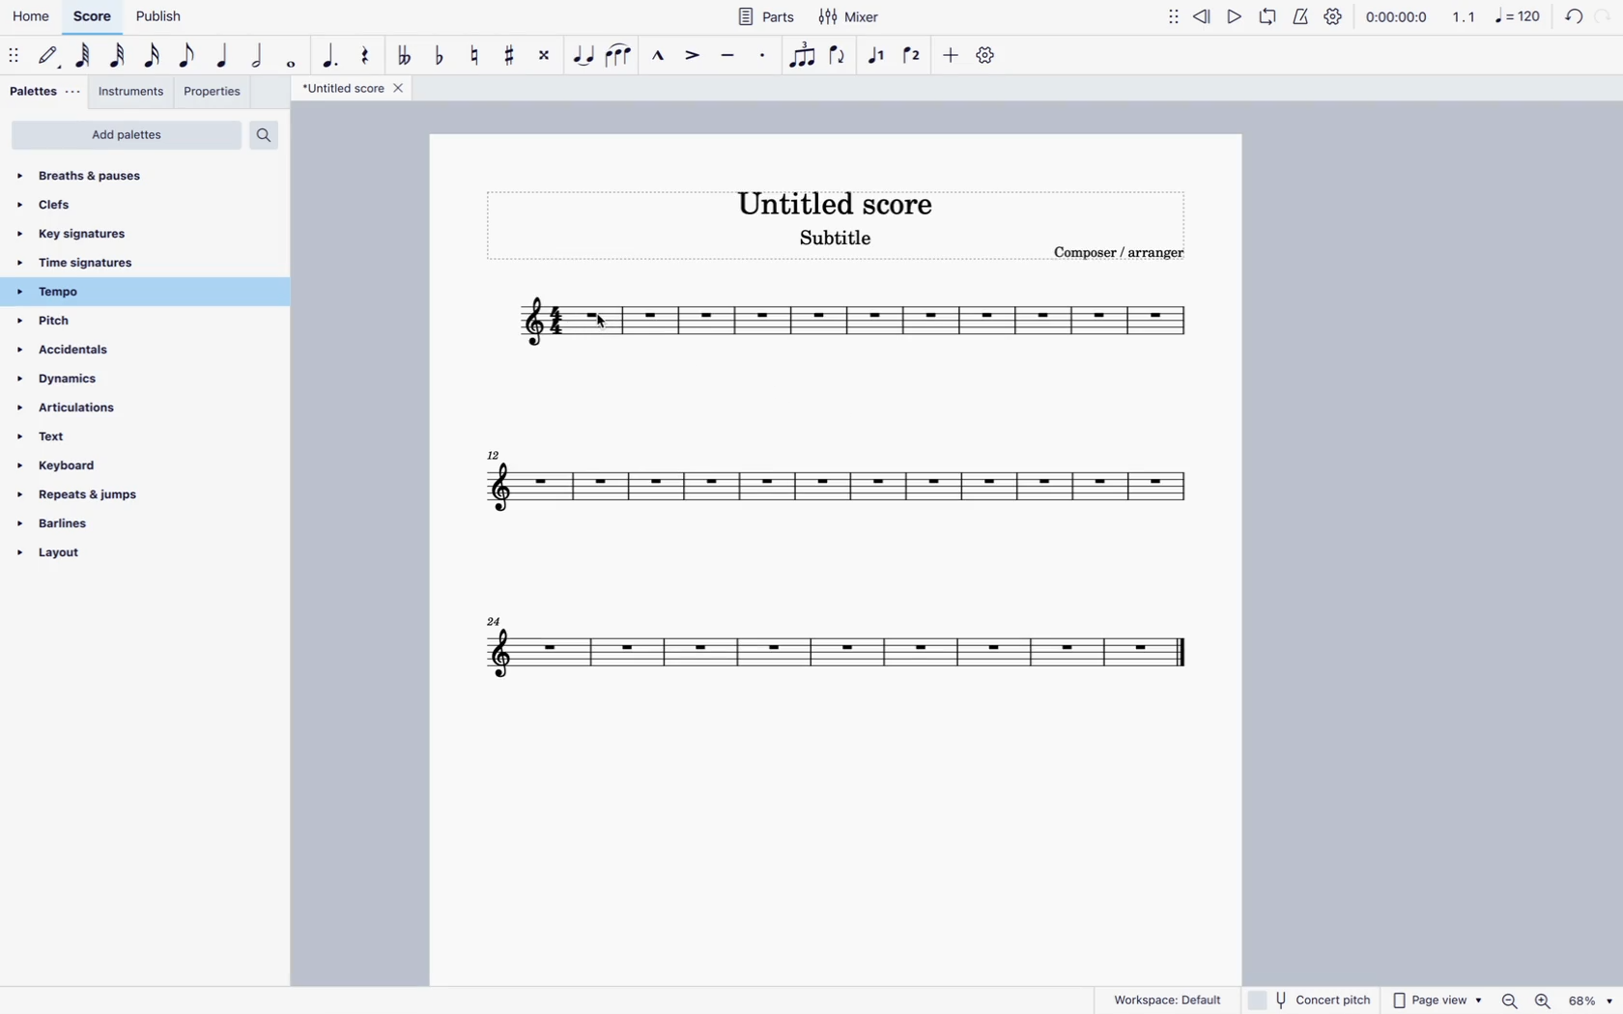 The height and width of the screenshot is (1014, 1623). I want to click on toggle double sharp, so click(547, 54).